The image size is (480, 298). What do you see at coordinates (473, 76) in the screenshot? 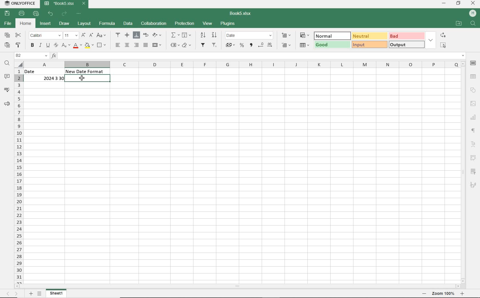
I see `TABLE` at bounding box center [473, 76].